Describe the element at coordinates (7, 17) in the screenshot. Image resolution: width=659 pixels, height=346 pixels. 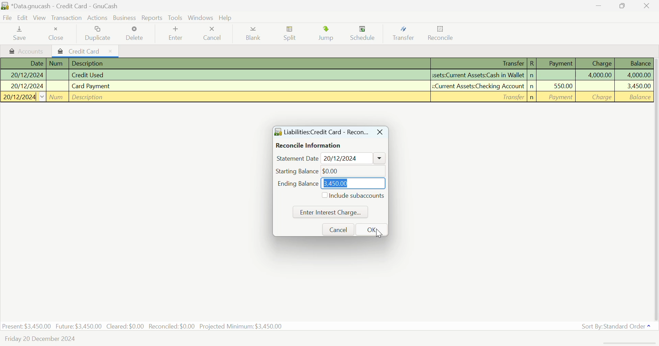
I see `File` at that location.